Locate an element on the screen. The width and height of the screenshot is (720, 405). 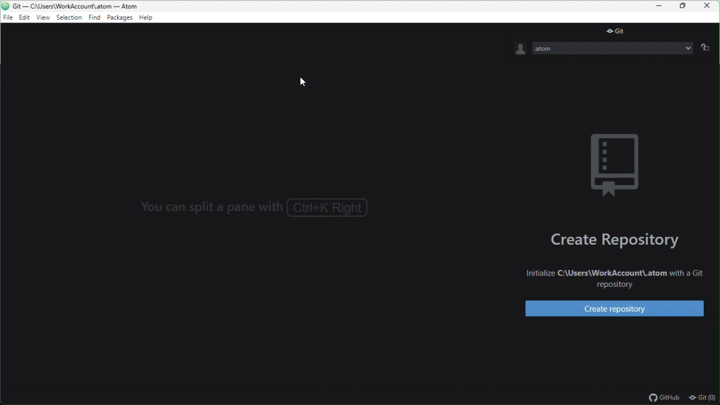
minimize is located at coordinates (662, 6).